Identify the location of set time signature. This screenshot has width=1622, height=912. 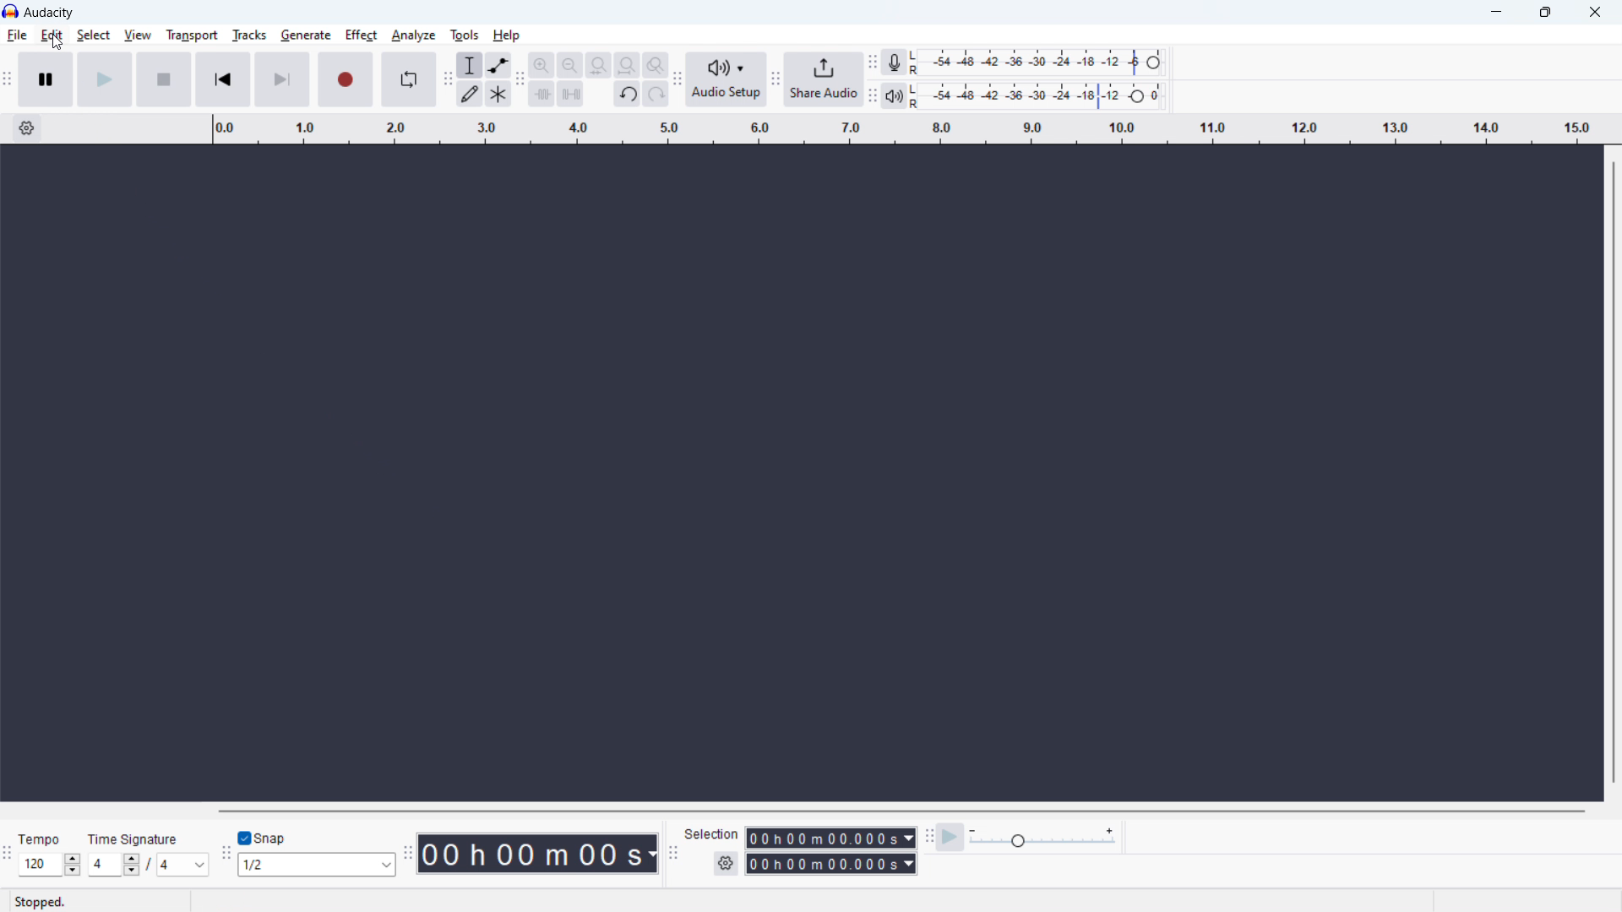
(148, 865).